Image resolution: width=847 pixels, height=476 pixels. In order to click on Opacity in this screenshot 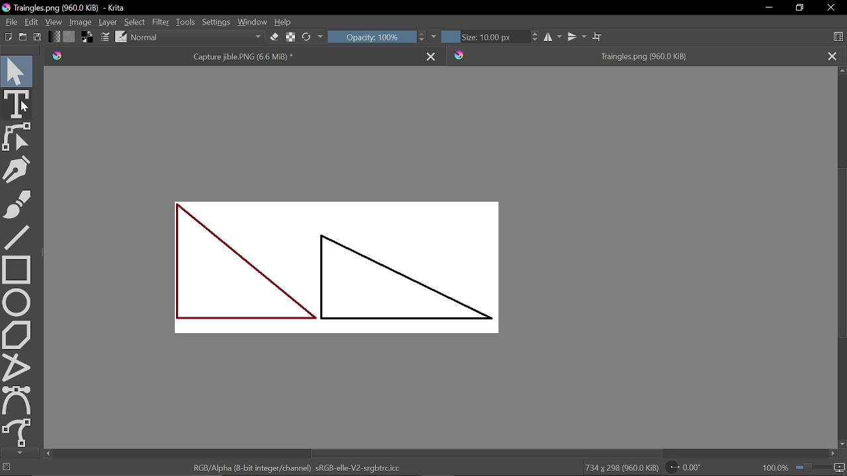, I will do `click(371, 36)`.